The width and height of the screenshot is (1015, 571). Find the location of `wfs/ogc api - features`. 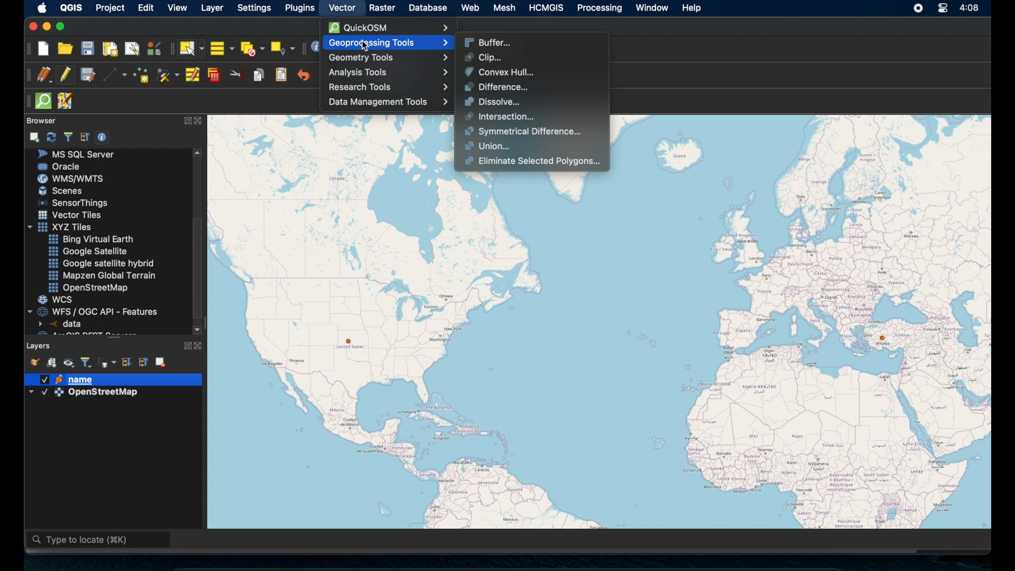

wfs/ogc api - features is located at coordinates (94, 311).